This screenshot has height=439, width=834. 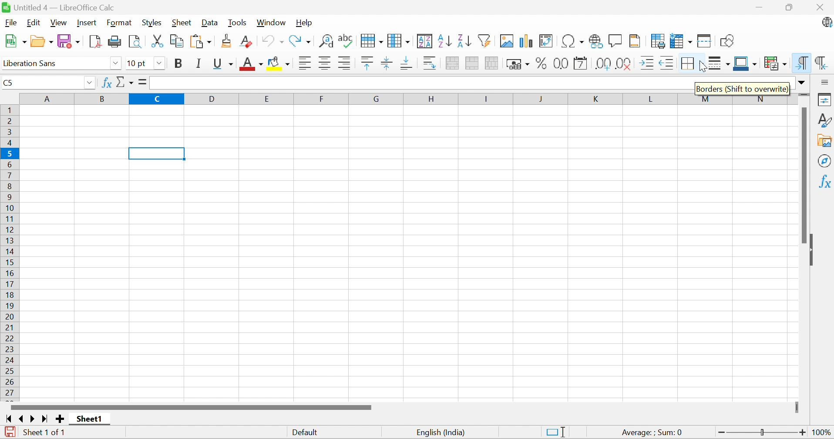 I want to click on Navigator, so click(x=825, y=160).